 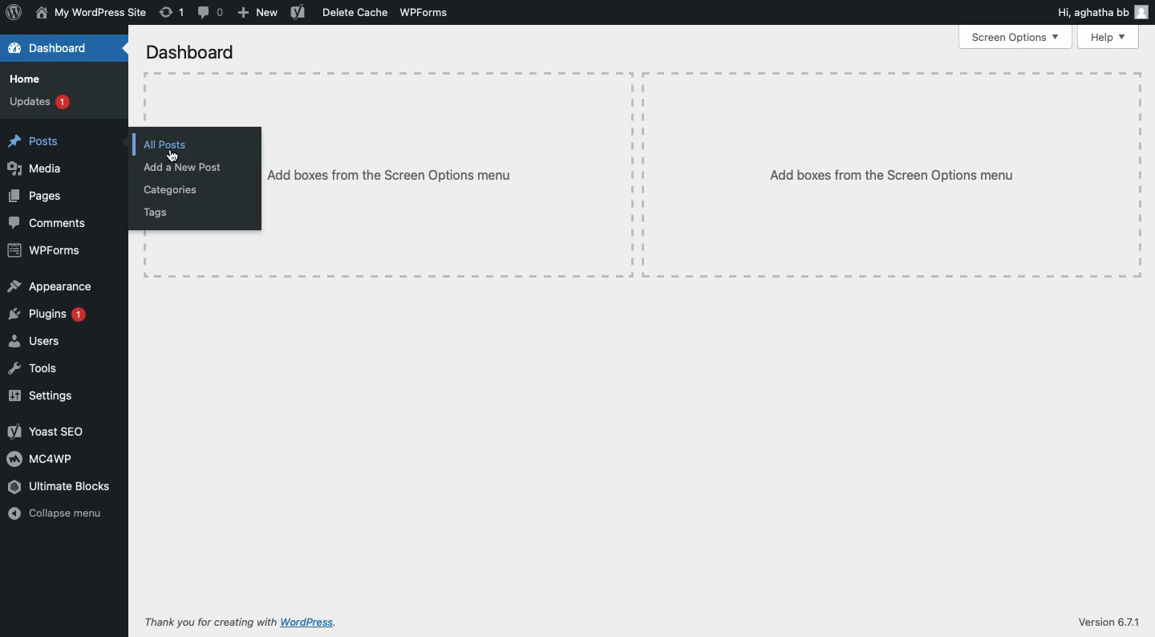 I want to click on Add boxes from the screen options menu, so click(x=700, y=175).